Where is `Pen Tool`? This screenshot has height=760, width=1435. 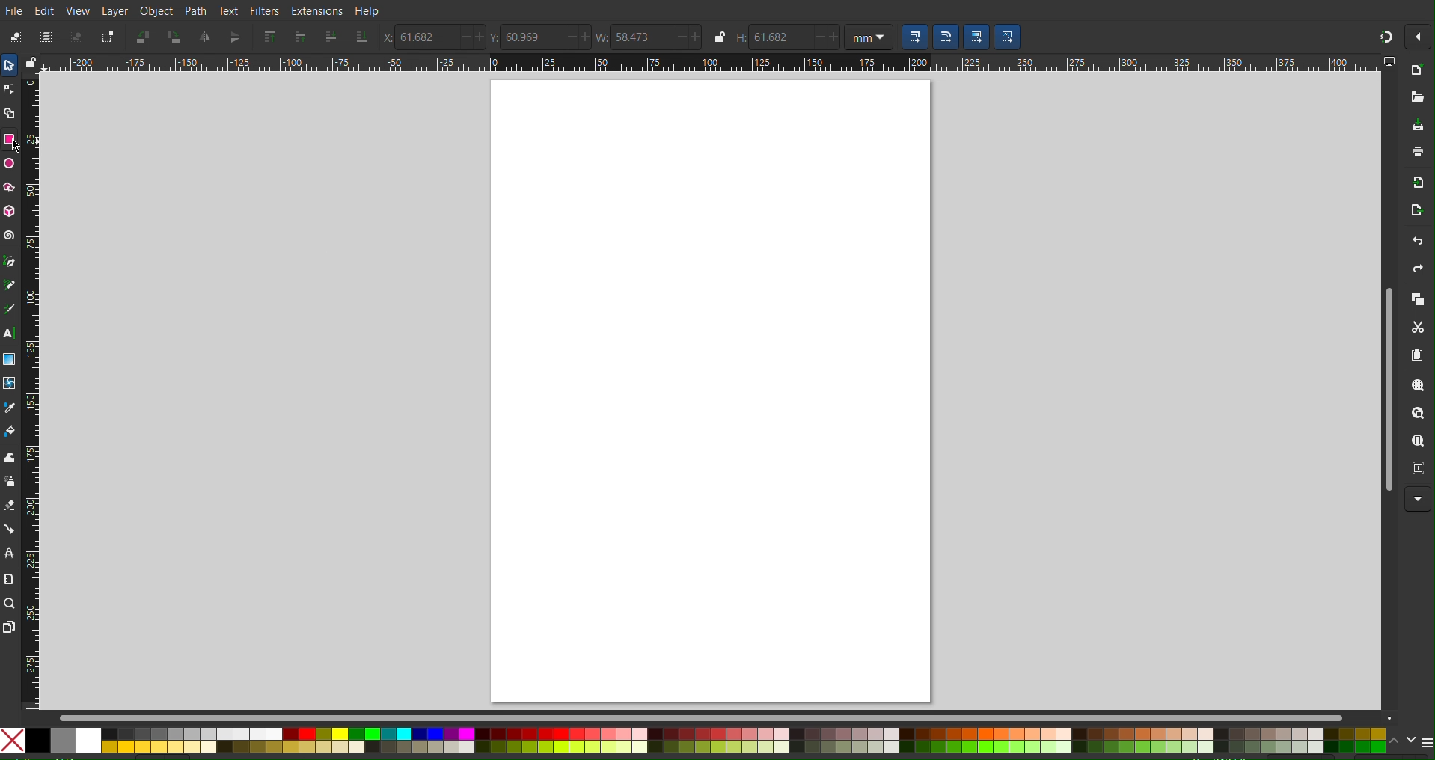
Pen Tool is located at coordinates (9, 260).